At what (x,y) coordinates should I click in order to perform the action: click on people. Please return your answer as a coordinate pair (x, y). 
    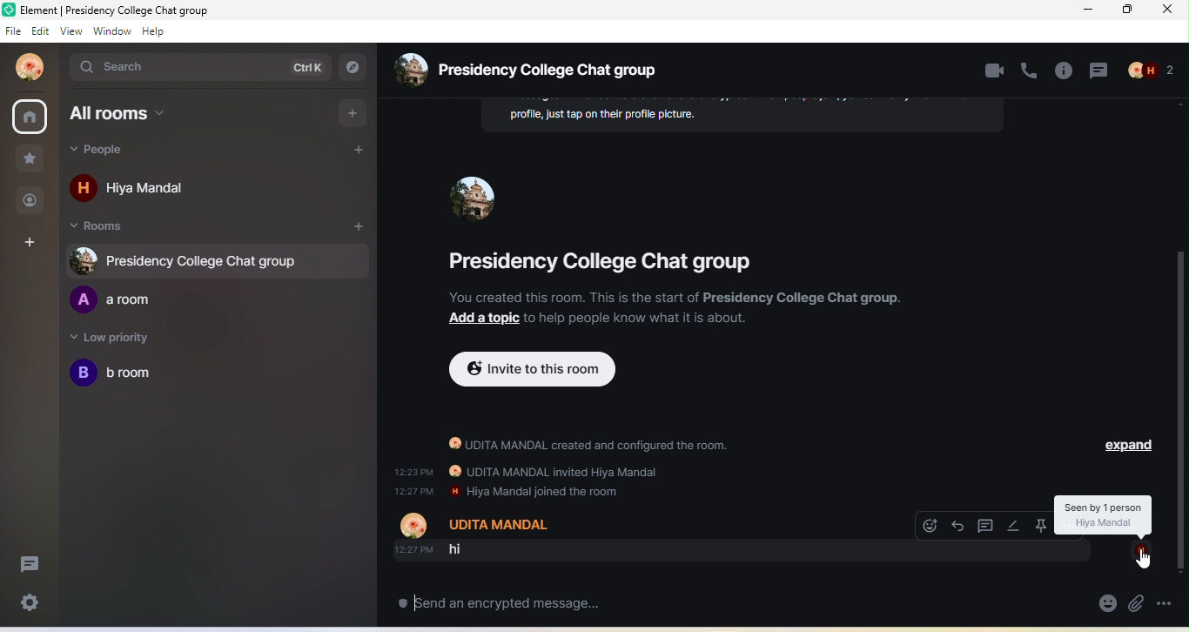
    Looking at the image, I should click on (112, 152).